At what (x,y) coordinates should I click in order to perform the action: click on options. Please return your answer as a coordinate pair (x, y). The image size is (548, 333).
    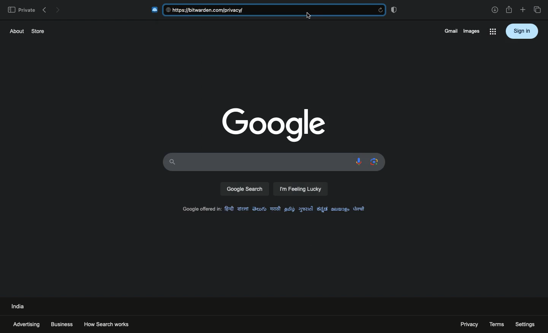
    Looking at the image, I should click on (492, 32).